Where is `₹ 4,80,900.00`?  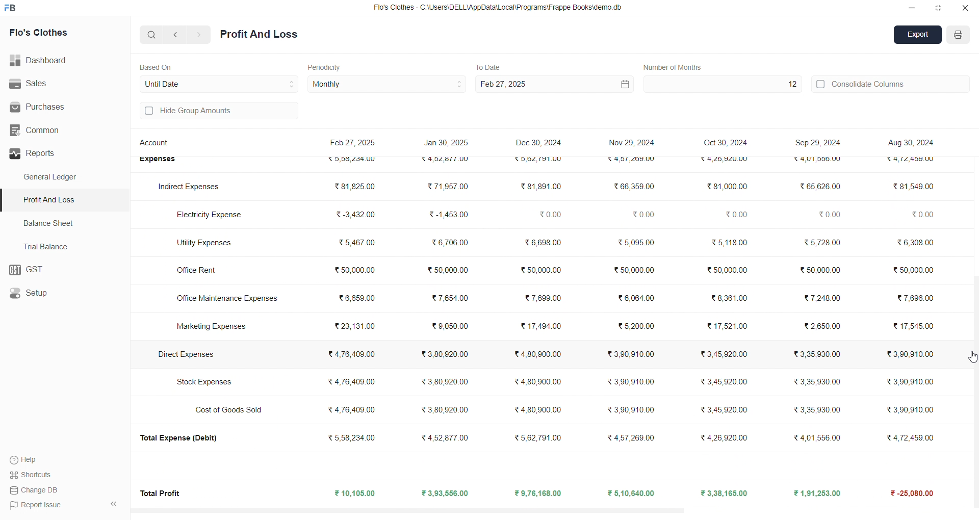 ₹ 4,80,900.00 is located at coordinates (541, 382).